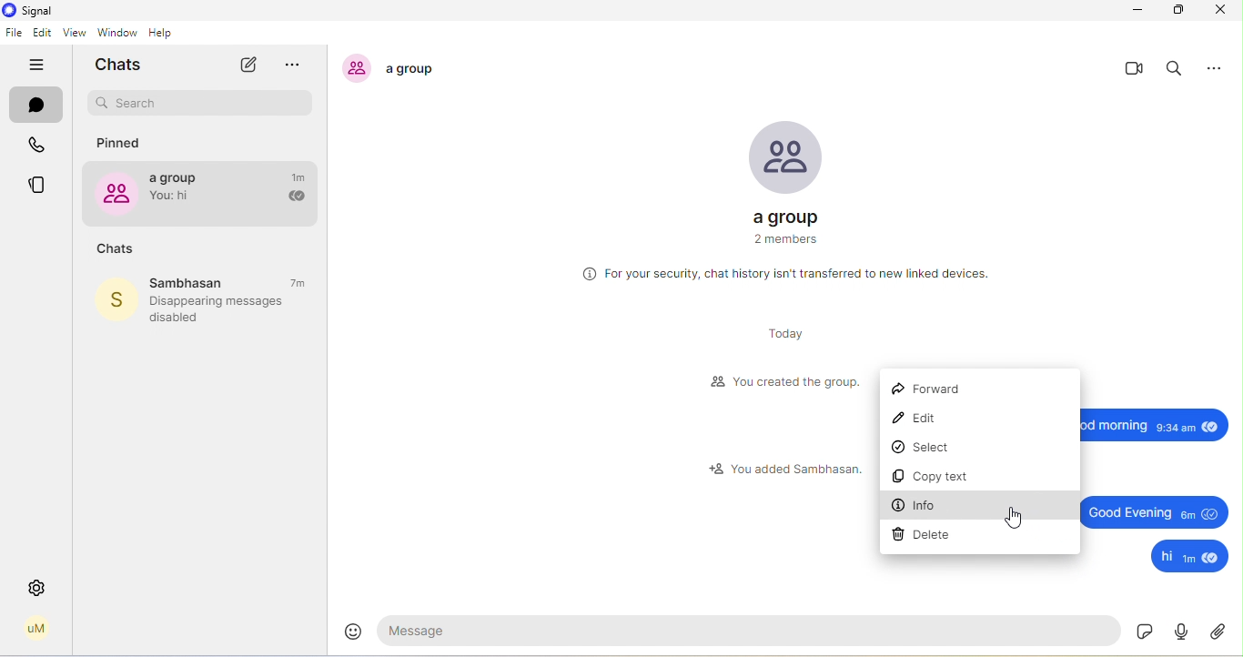  Describe the element at coordinates (753, 630) in the screenshot. I see `message` at that location.